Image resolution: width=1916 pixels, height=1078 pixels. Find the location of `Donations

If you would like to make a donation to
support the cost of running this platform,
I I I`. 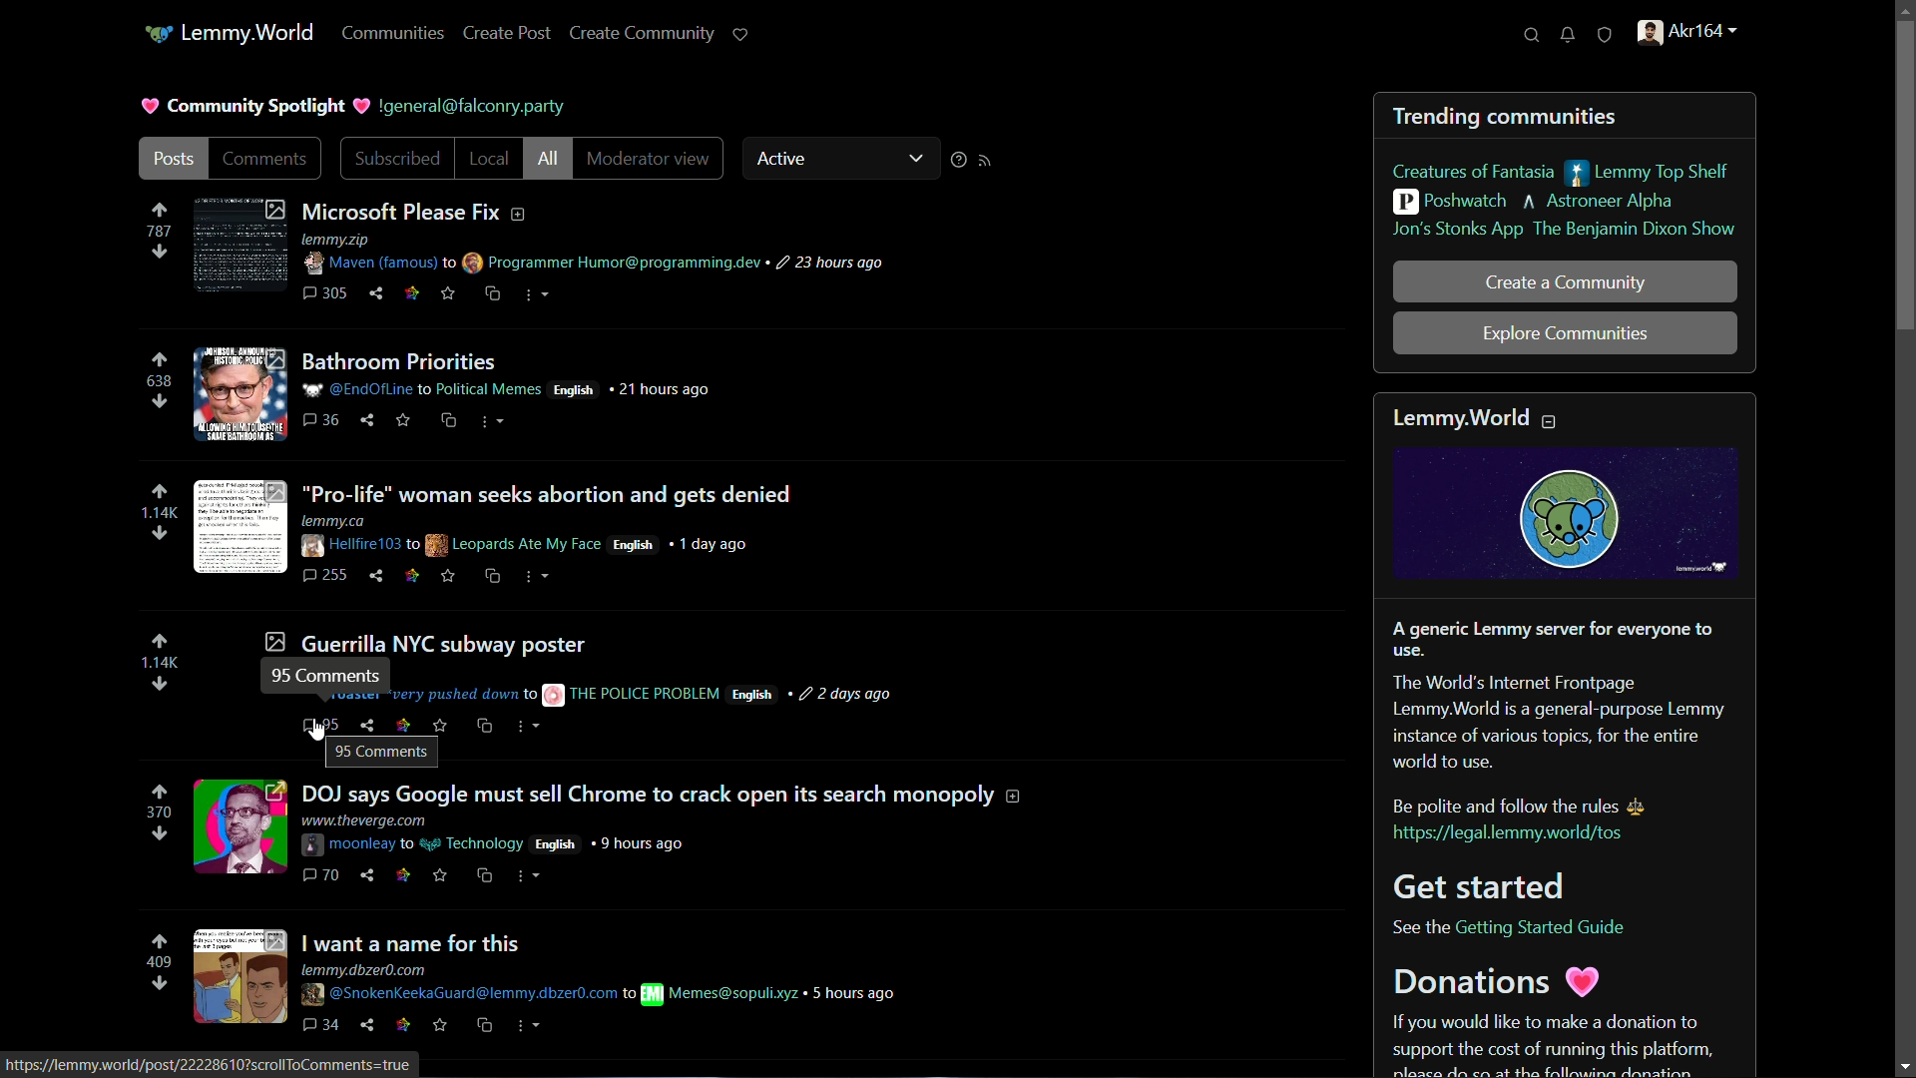

Donations

If you would like to make a donation to
support the cost of running this platform,
I I I is located at coordinates (1547, 1022).